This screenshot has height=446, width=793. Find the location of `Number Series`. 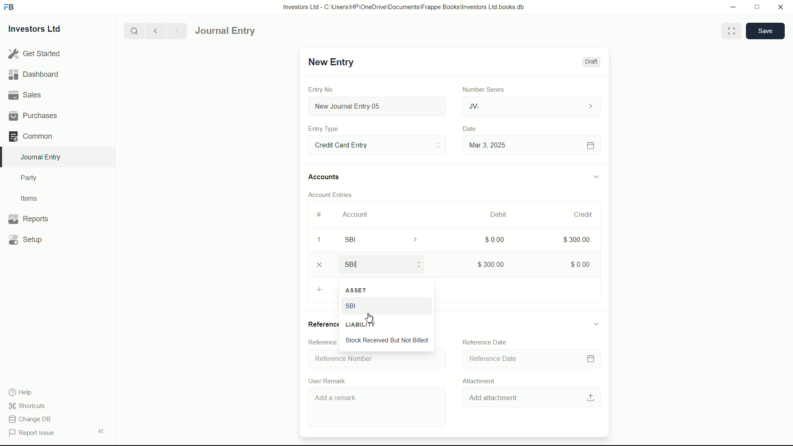

Number Series is located at coordinates (480, 89).